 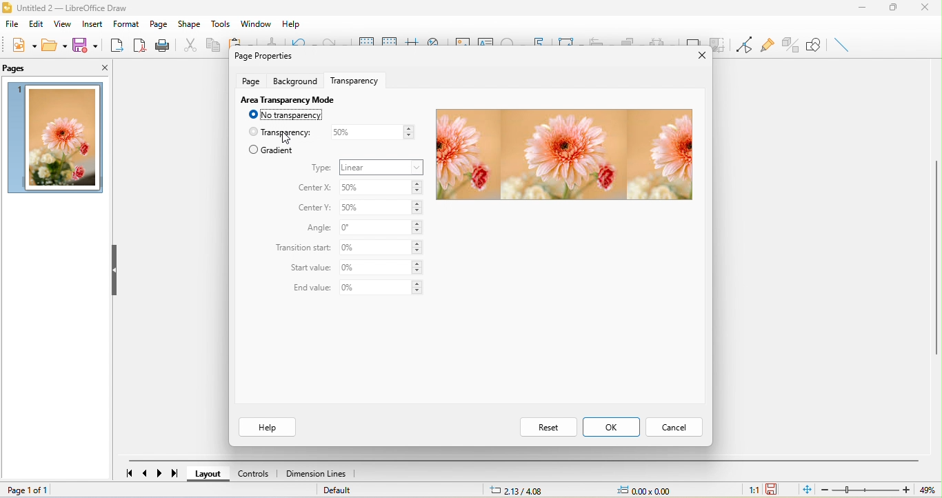 What do you see at coordinates (359, 79) in the screenshot?
I see `transparency` at bounding box center [359, 79].